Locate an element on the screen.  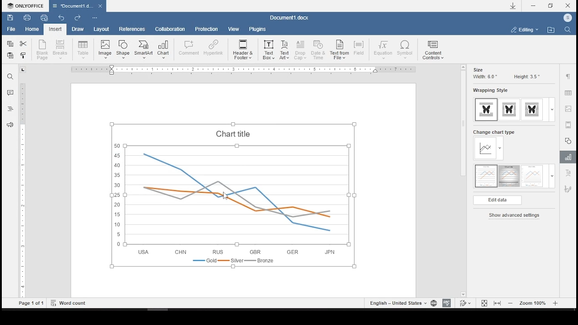
home is located at coordinates (33, 29).